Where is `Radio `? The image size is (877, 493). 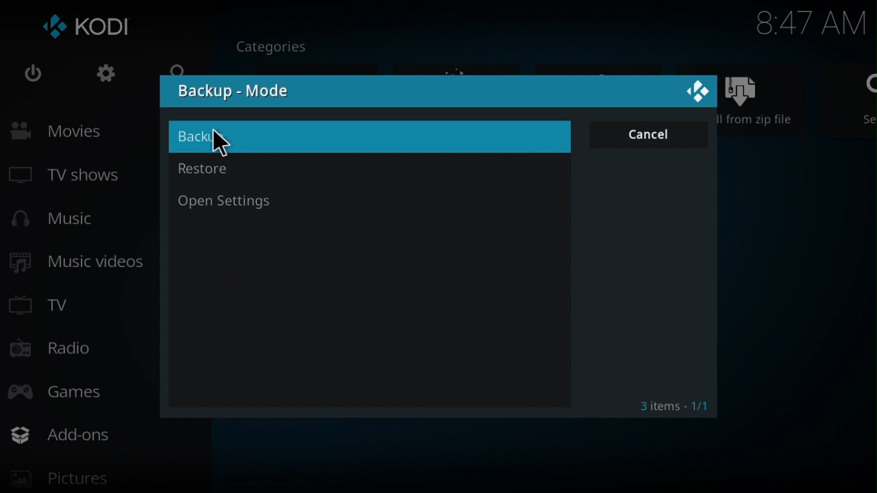
Radio  is located at coordinates (55, 351).